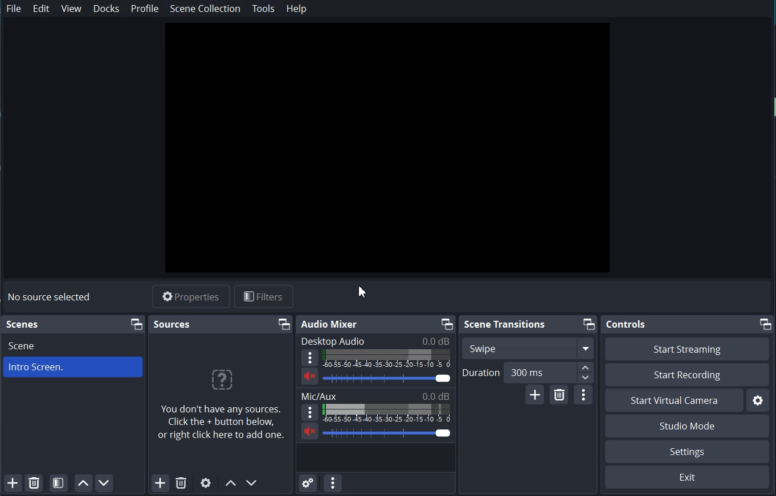  Describe the element at coordinates (387, 149) in the screenshot. I see `File preview window` at that location.